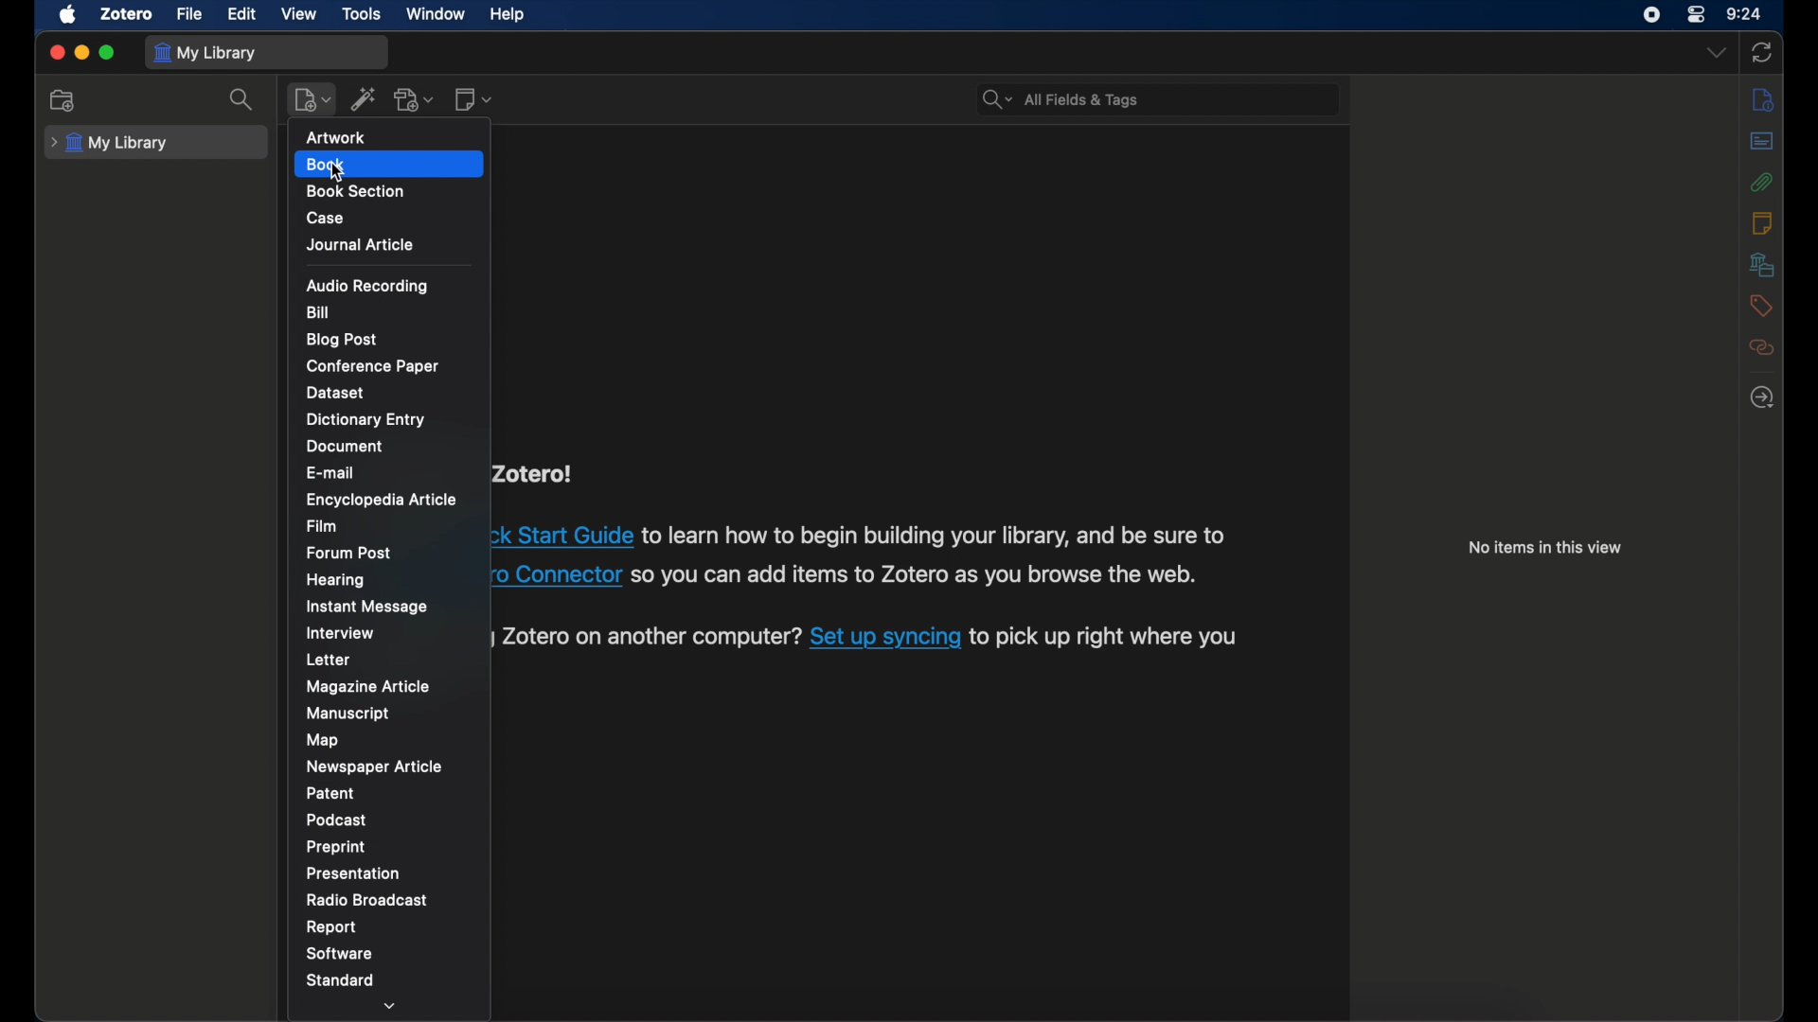  What do you see at coordinates (1762, 398) in the screenshot?
I see `locate` at bounding box center [1762, 398].